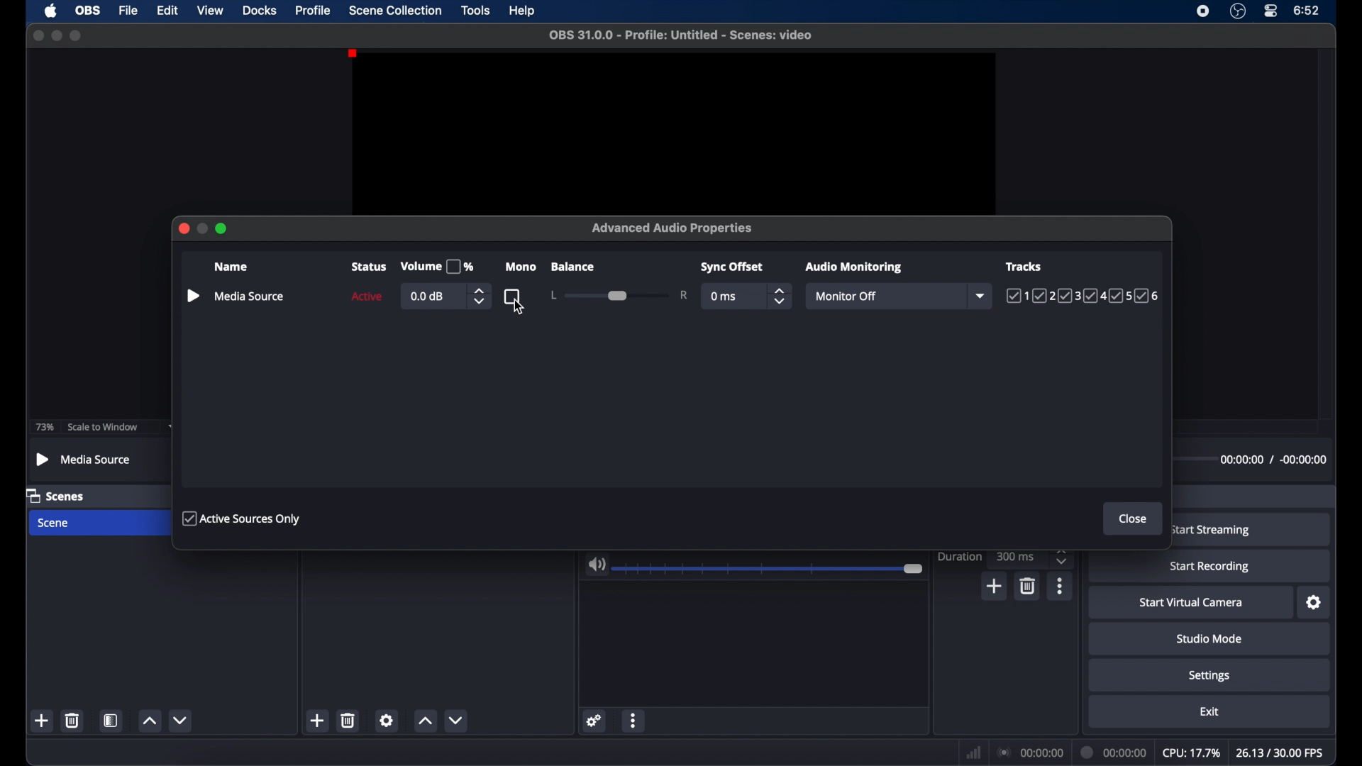 The width and height of the screenshot is (1362, 766). Describe the element at coordinates (1273, 459) in the screenshot. I see `timestamps` at that location.